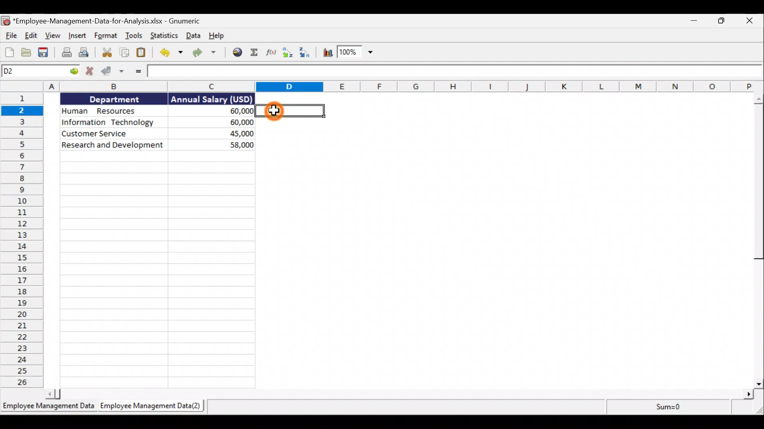 This screenshot has height=429, width=764. Describe the element at coordinates (271, 54) in the screenshot. I see `Edit a function in the current cell` at that location.